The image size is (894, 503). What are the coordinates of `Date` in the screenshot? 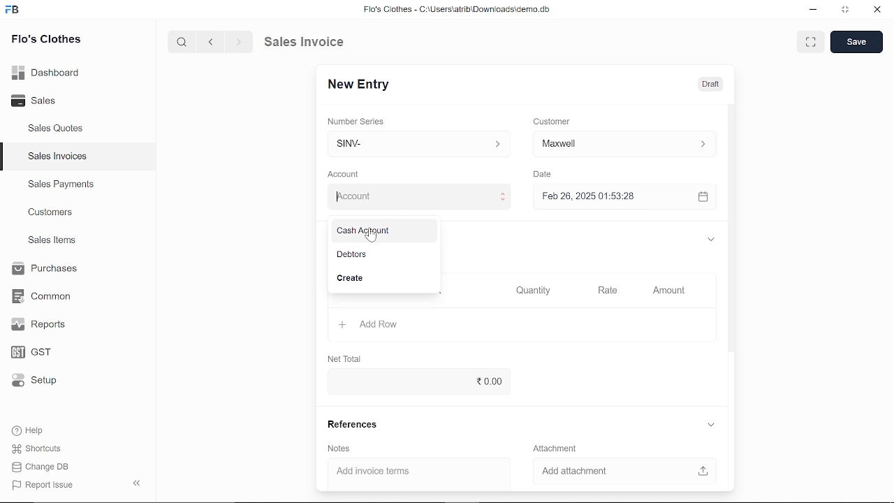 It's located at (542, 175).